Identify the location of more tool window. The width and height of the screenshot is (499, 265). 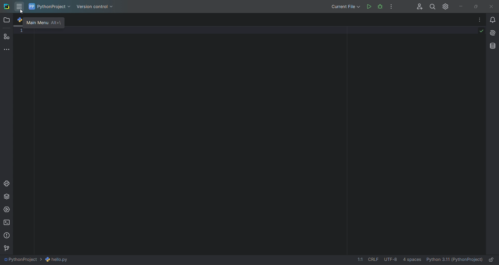
(6, 50).